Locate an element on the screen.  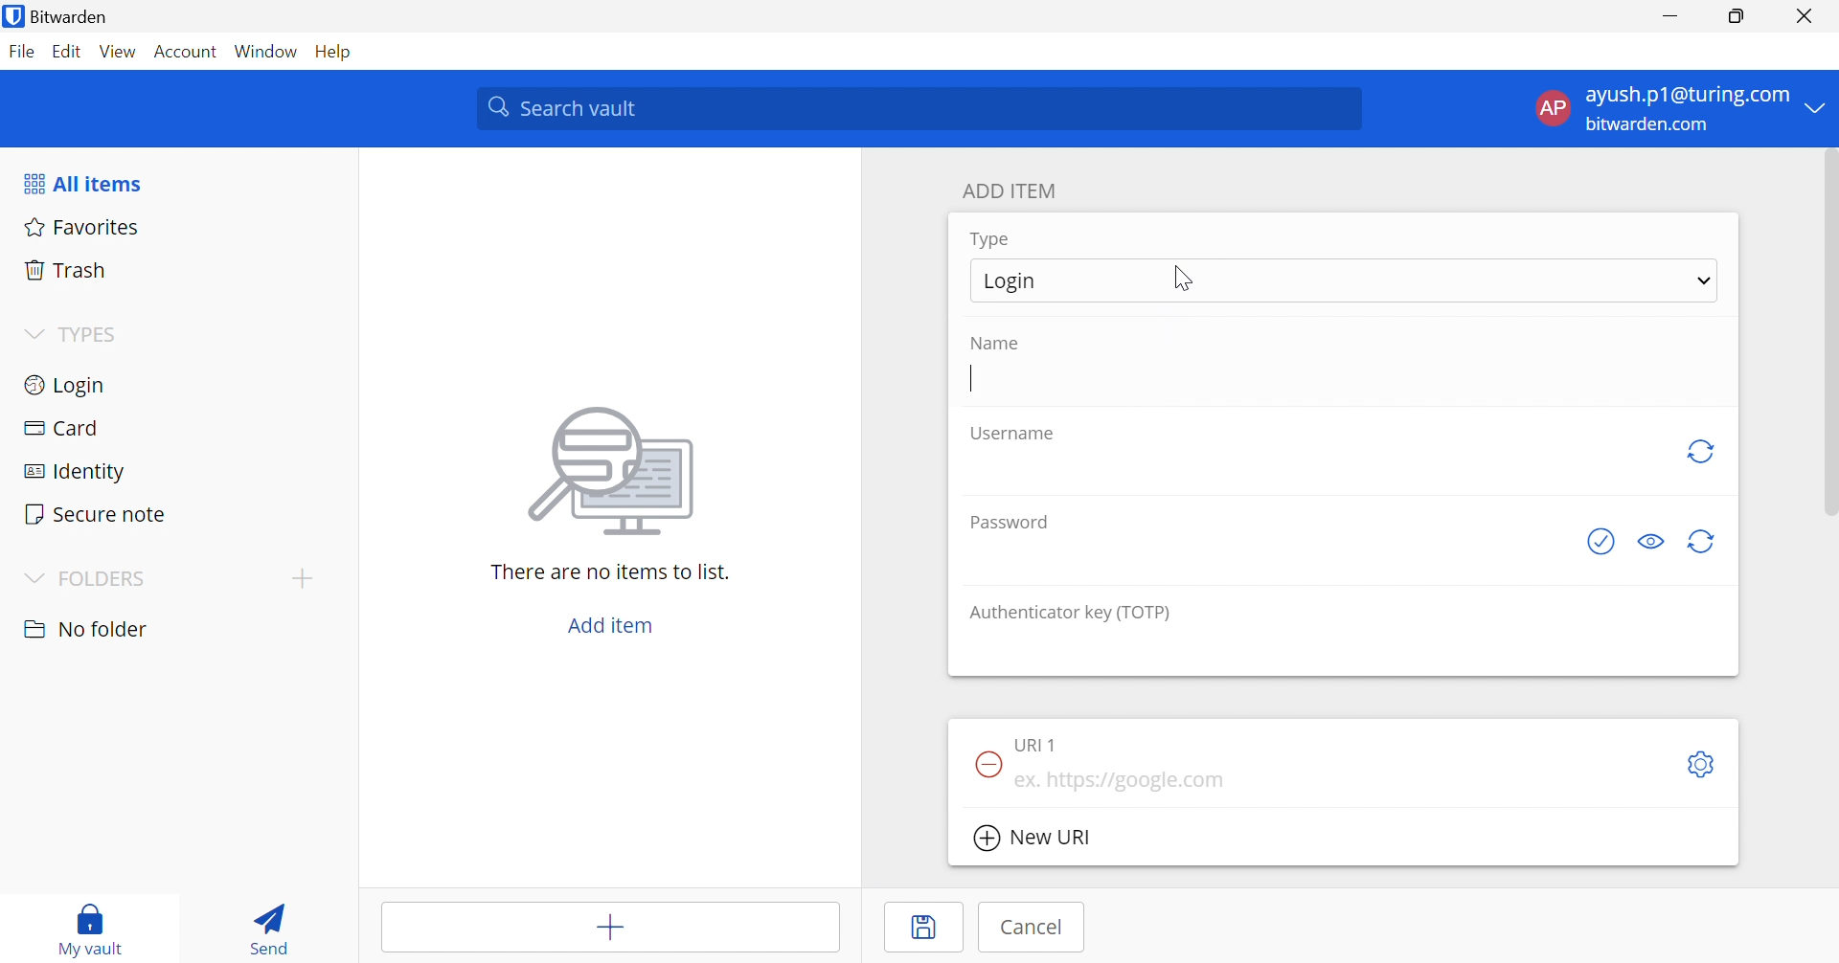
Identity is located at coordinates (170, 466).